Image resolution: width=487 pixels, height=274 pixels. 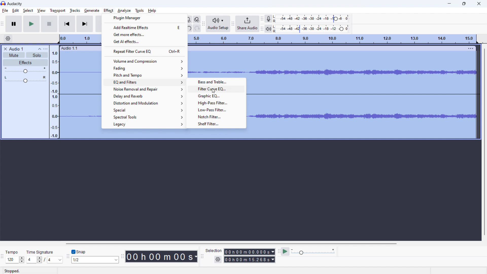 I want to click on Audio 1.1, so click(x=72, y=48).